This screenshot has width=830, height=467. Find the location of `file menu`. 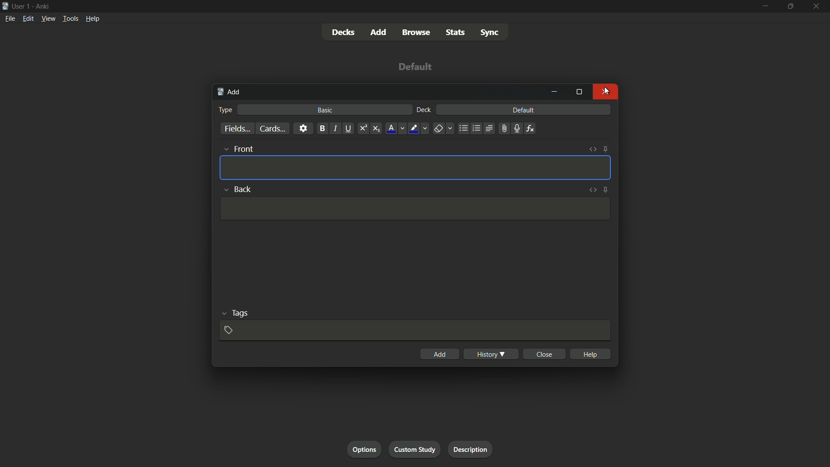

file menu is located at coordinates (9, 18).